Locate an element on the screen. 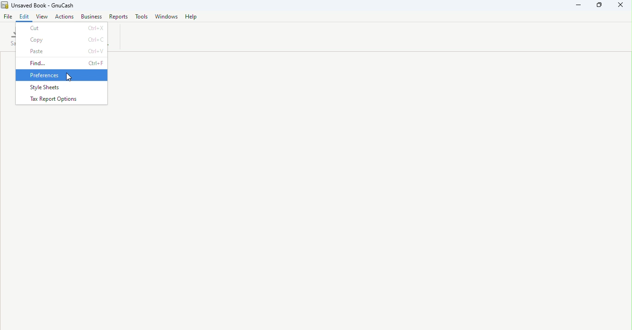  Reports is located at coordinates (120, 16).